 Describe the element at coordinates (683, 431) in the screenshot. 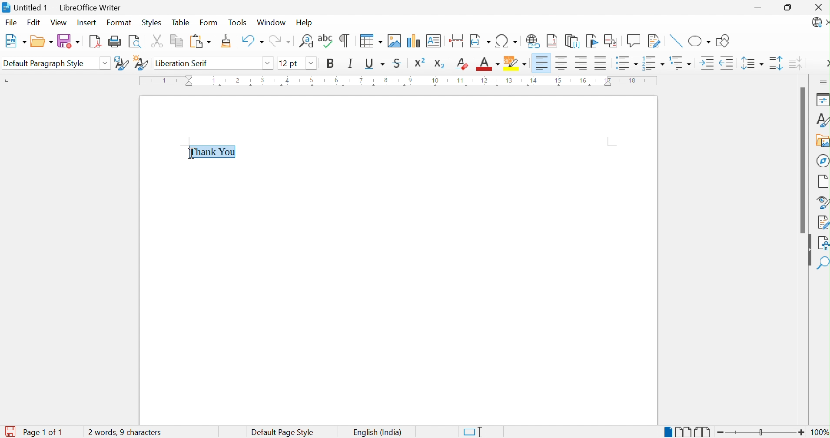

I see `Multiple-page View` at that location.